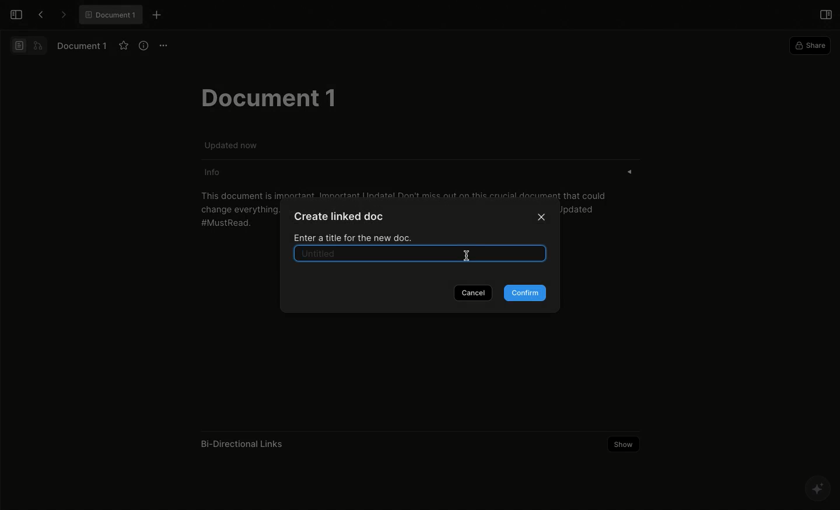  I want to click on Enter a title for the new doc, so click(355, 237).